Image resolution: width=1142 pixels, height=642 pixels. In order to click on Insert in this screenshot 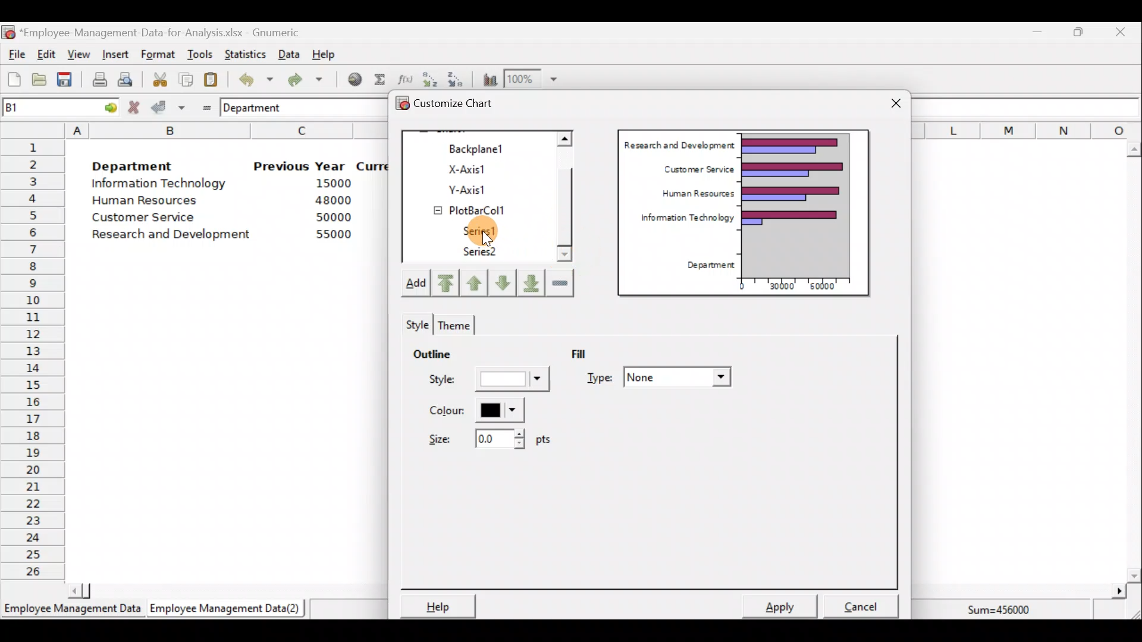, I will do `click(114, 55)`.